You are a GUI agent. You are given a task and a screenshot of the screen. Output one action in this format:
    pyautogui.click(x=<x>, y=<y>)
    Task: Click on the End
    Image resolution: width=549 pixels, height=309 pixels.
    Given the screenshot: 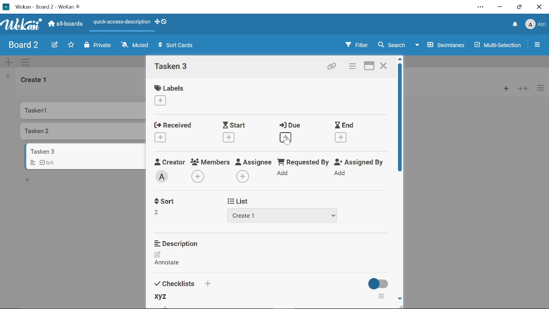 What is the action you would take?
    pyautogui.click(x=344, y=125)
    